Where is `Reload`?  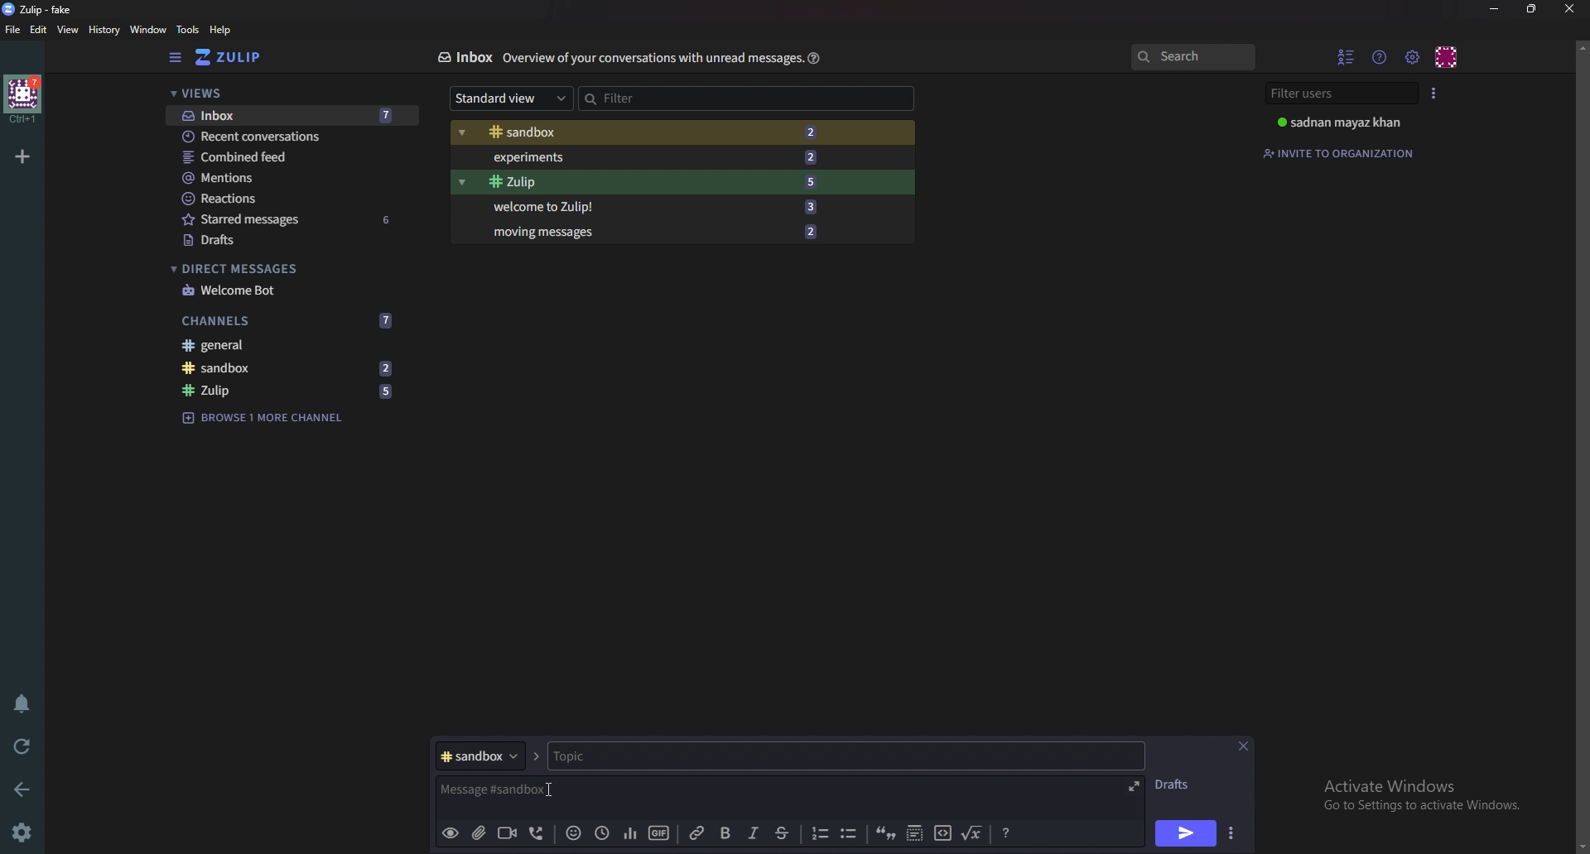 Reload is located at coordinates (25, 745).